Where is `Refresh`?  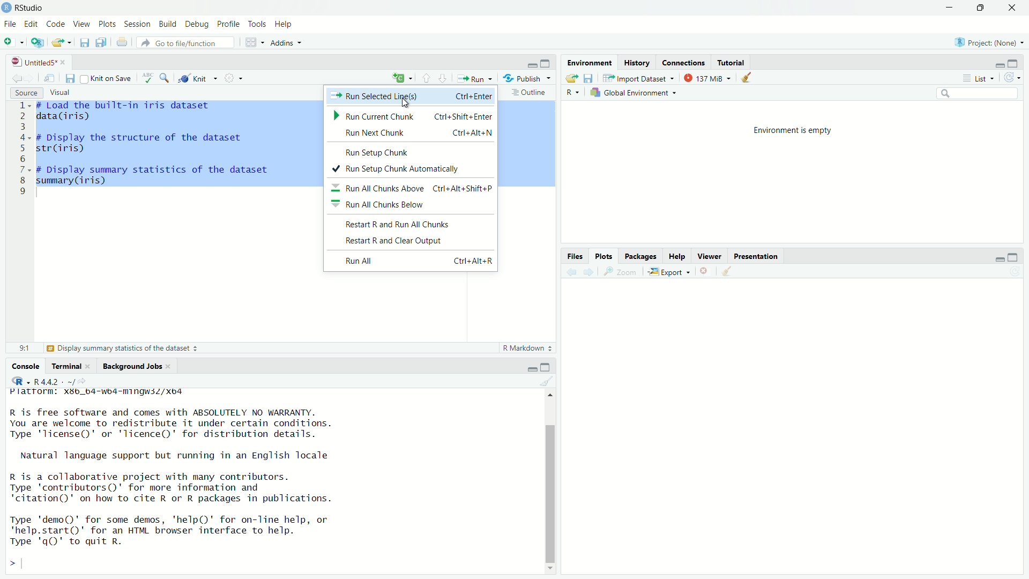
Refresh is located at coordinates (1011, 78).